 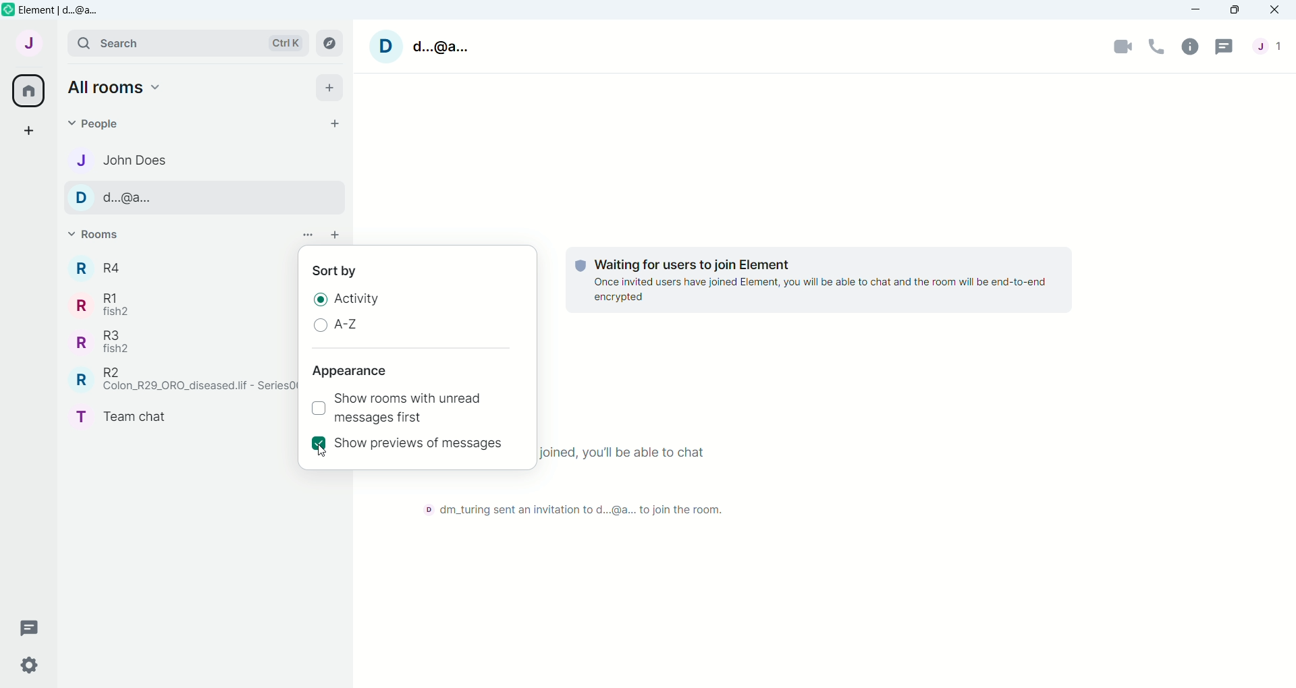 What do you see at coordinates (317, 409) in the screenshot?
I see `Checkbox` at bounding box center [317, 409].